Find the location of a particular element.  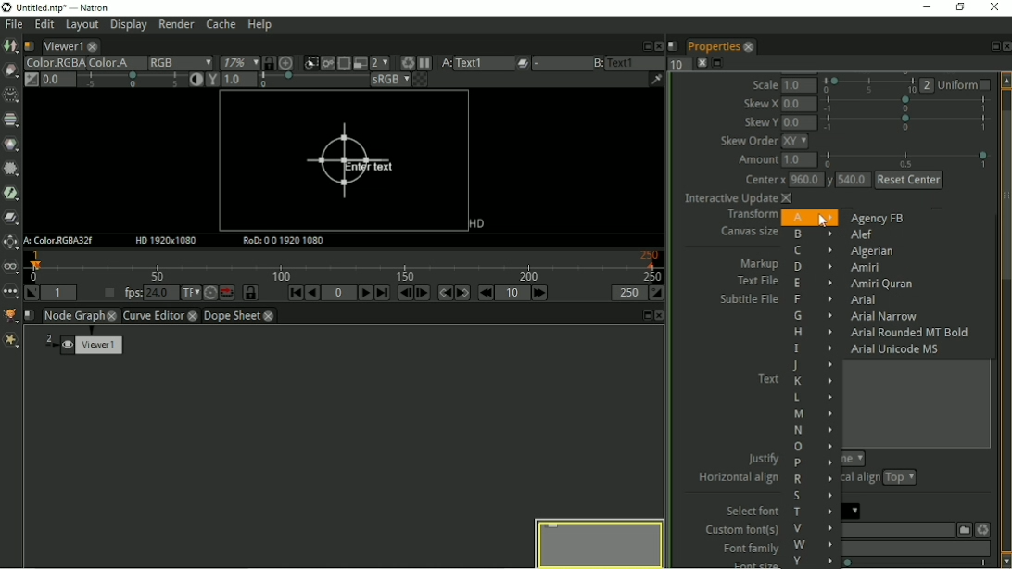

Transform is located at coordinates (10, 243).